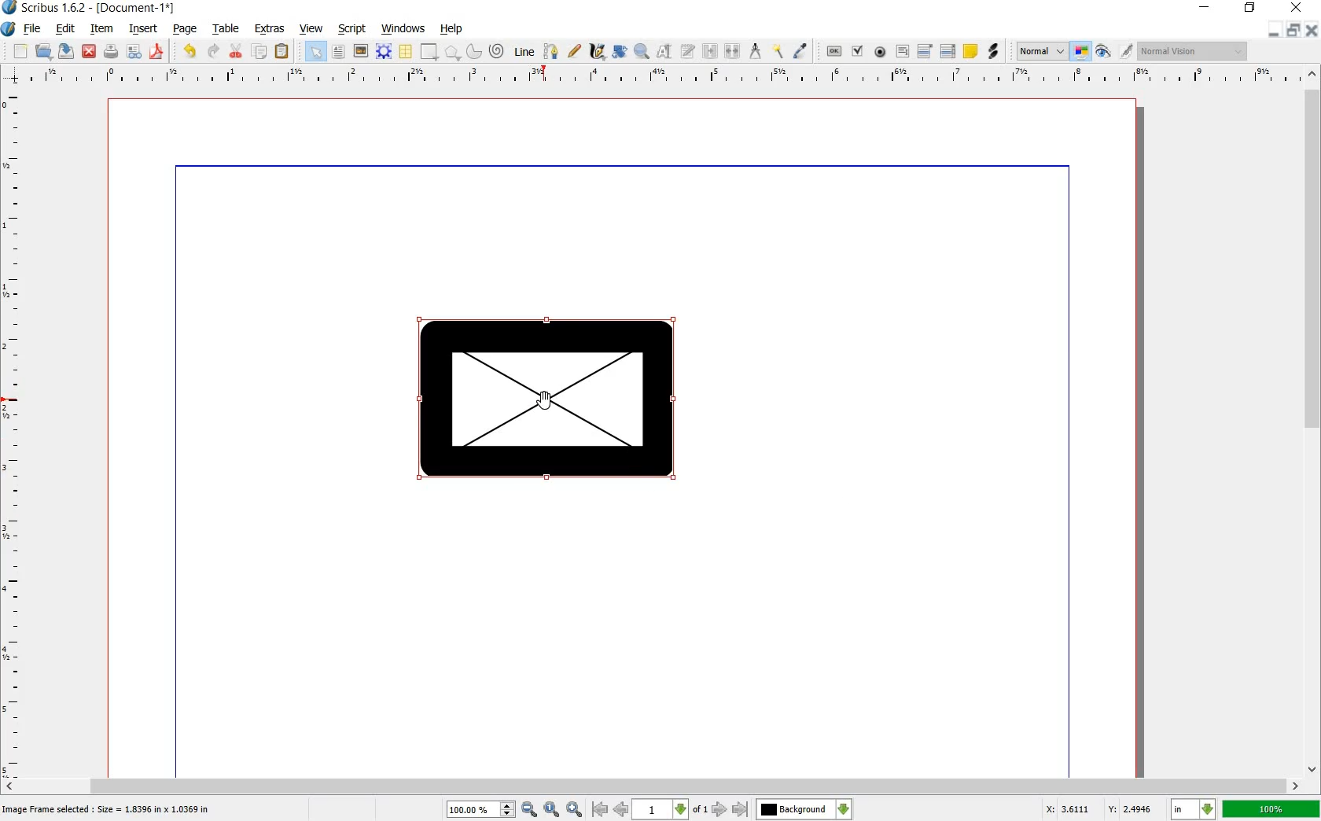 The width and height of the screenshot is (1321, 821). I want to click on zoom factor, so click(1271, 810).